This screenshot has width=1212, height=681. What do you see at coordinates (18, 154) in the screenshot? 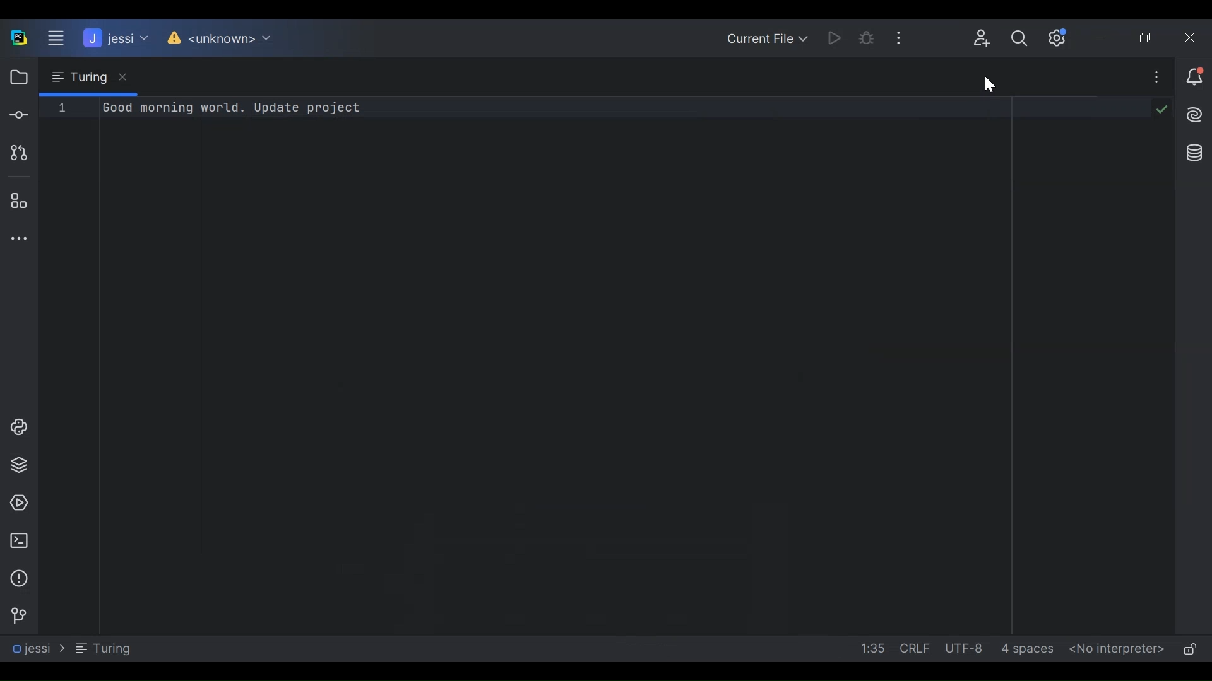
I see `Pull Request` at bounding box center [18, 154].